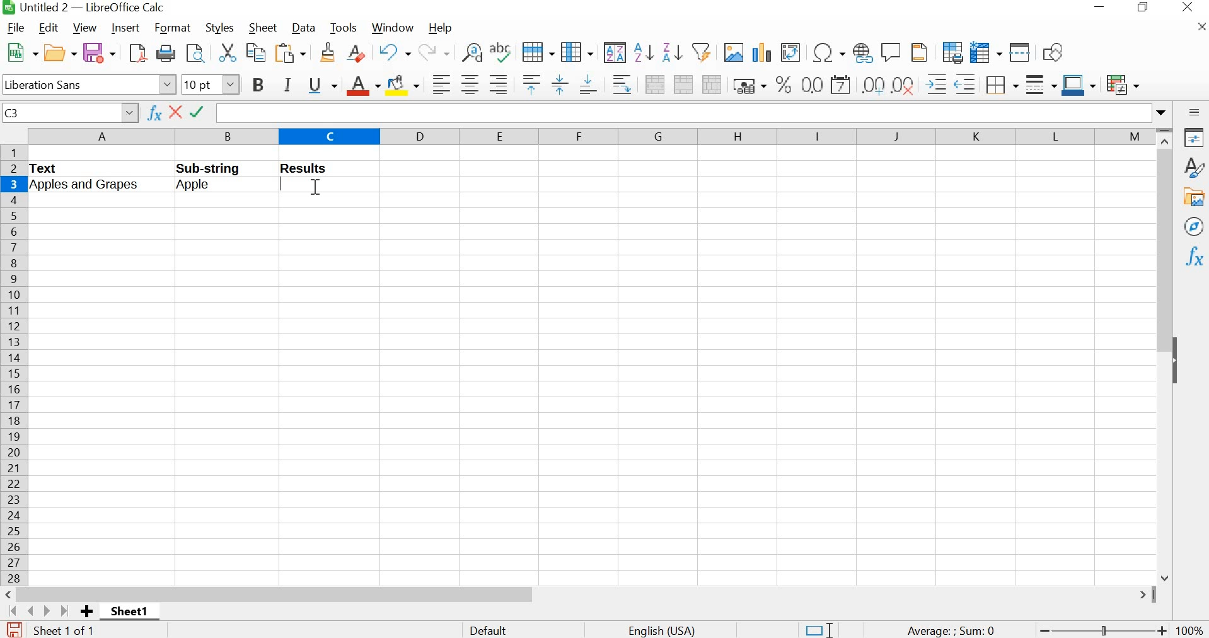 This screenshot has width=1209, height=638. What do you see at coordinates (614, 52) in the screenshot?
I see `sort` at bounding box center [614, 52].